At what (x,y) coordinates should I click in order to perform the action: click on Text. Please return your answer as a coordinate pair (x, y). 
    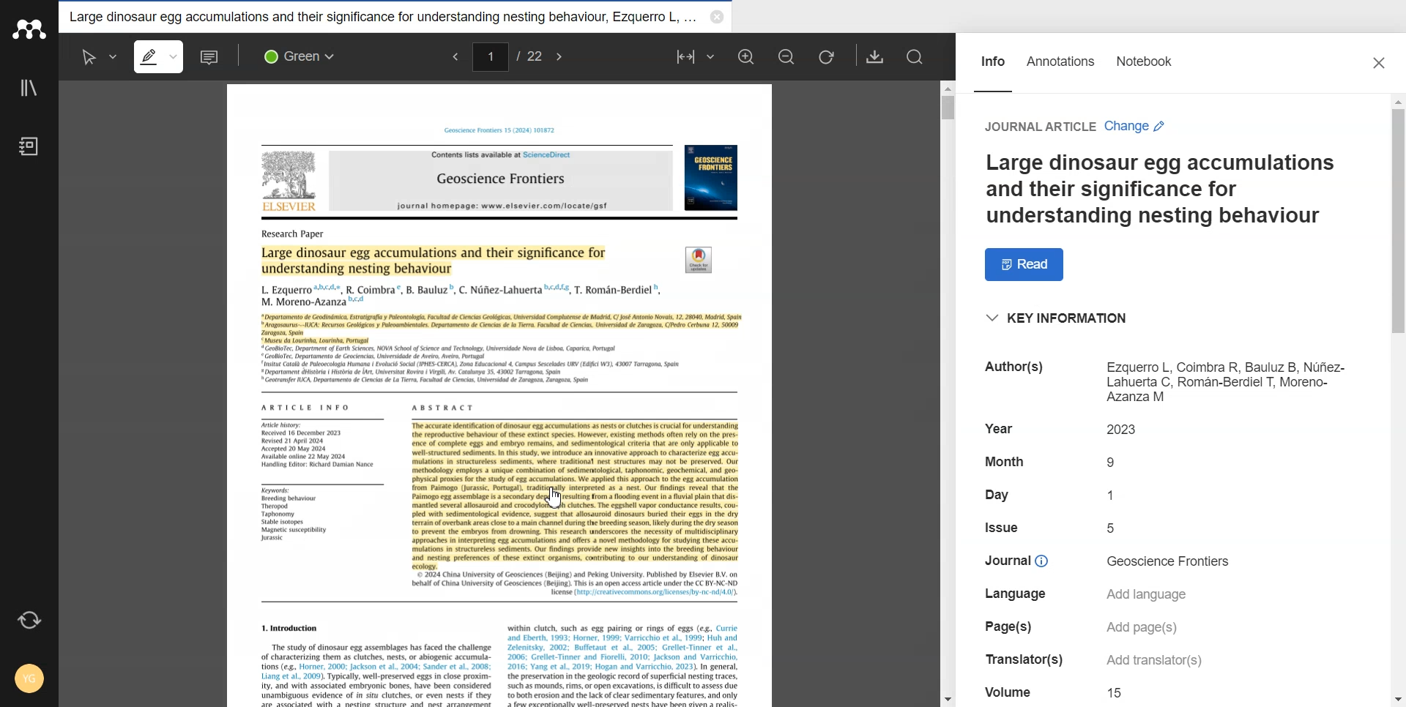
    Looking at the image, I should click on (1158, 189).